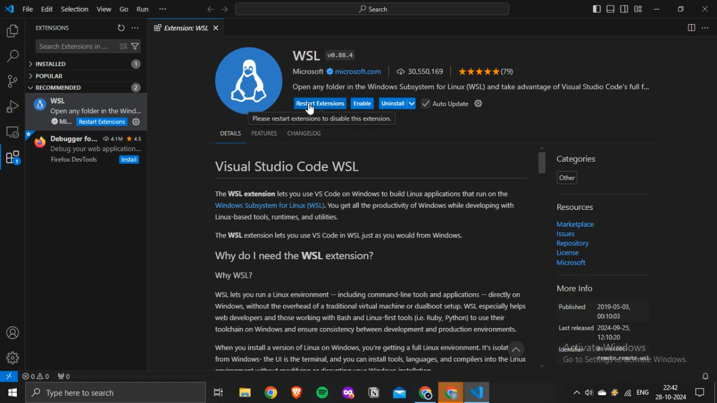  What do you see at coordinates (13, 332) in the screenshot?
I see `accounts` at bounding box center [13, 332].